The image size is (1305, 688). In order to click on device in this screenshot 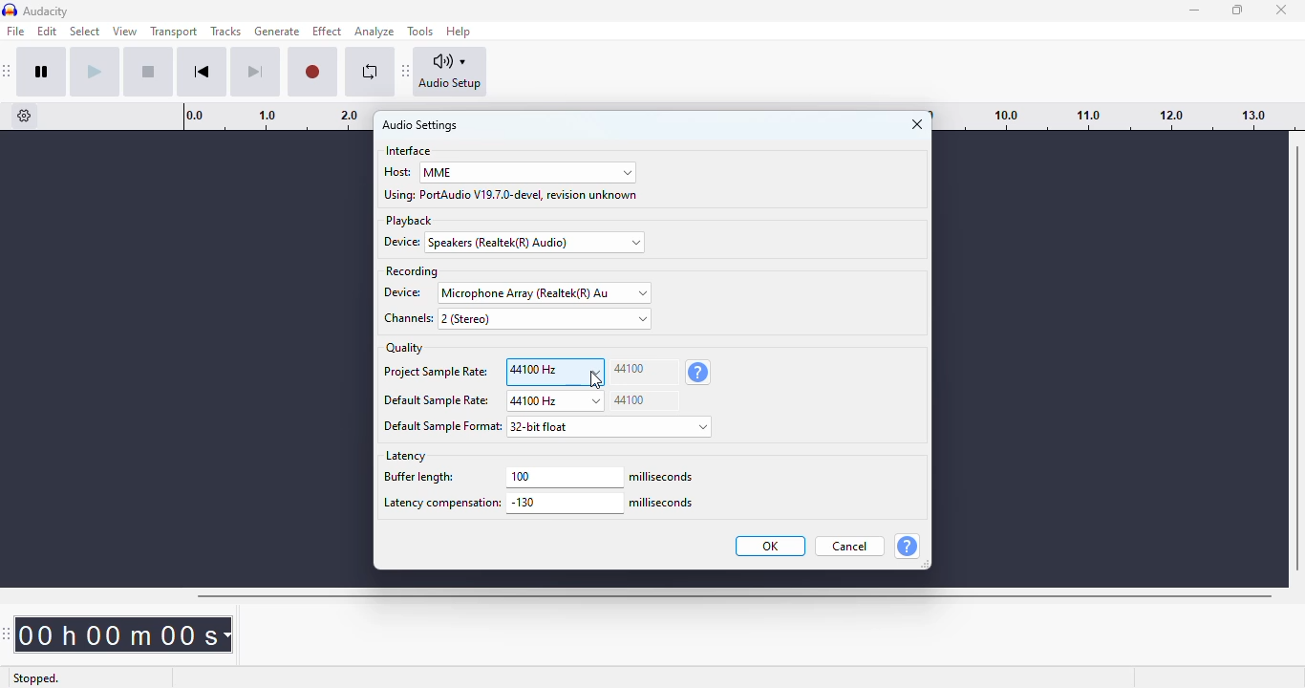, I will do `click(405, 292)`.